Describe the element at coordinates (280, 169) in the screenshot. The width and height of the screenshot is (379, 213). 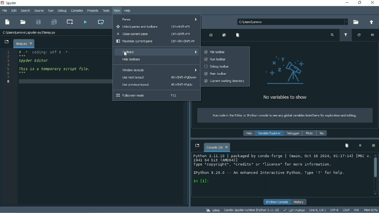
I see `Console` at that location.